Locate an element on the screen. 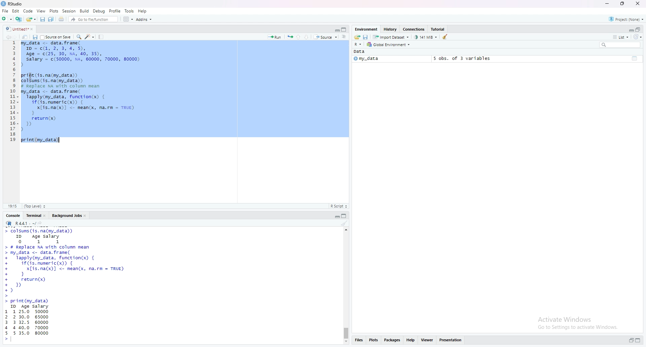 The image size is (646, 347). Rstudio is located at coordinates (12, 4).